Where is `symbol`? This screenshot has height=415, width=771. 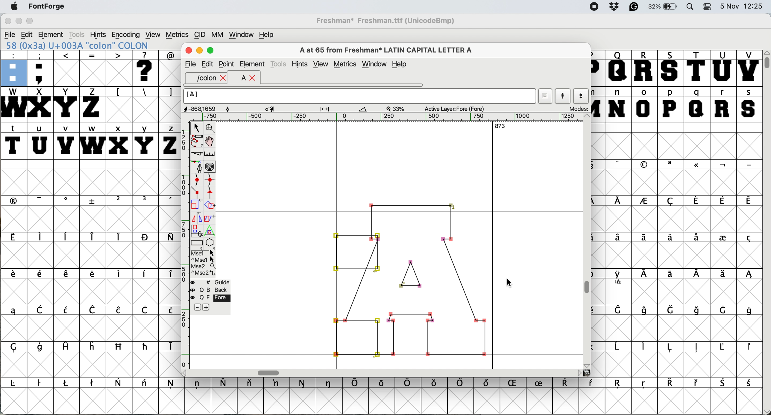 symbol is located at coordinates (42, 238).